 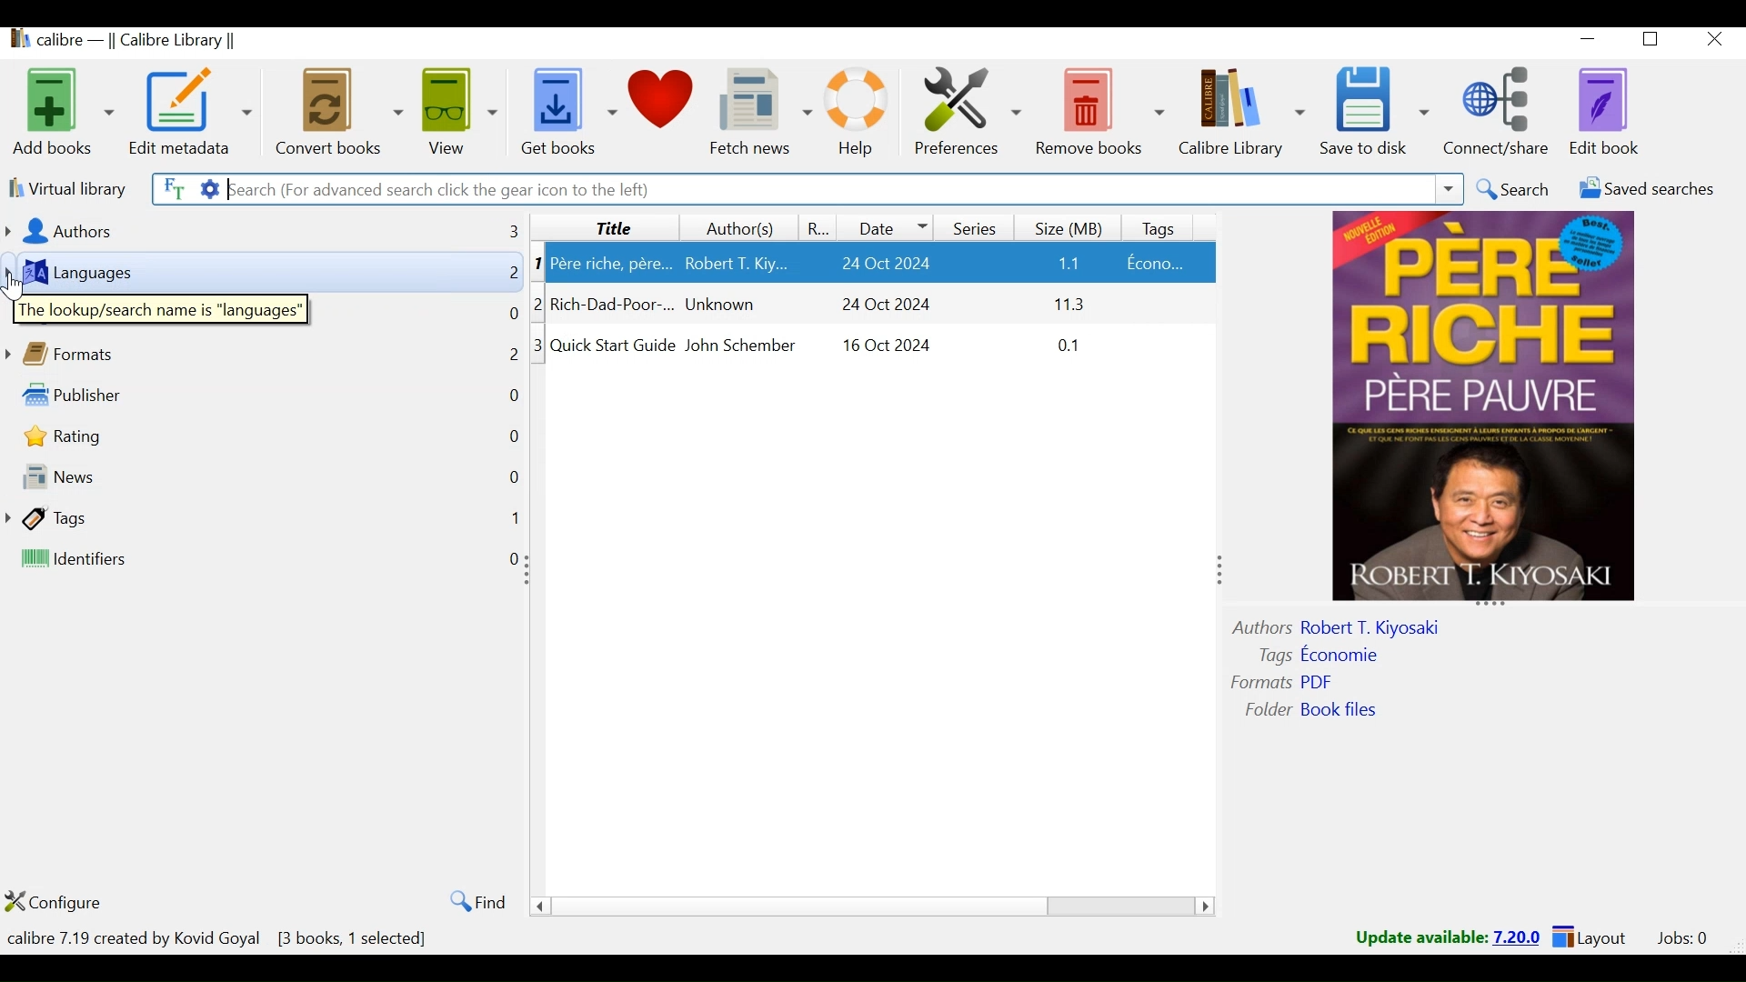 What do you see at coordinates (508, 316) in the screenshot?
I see `0` at bounding box center [508, 316].